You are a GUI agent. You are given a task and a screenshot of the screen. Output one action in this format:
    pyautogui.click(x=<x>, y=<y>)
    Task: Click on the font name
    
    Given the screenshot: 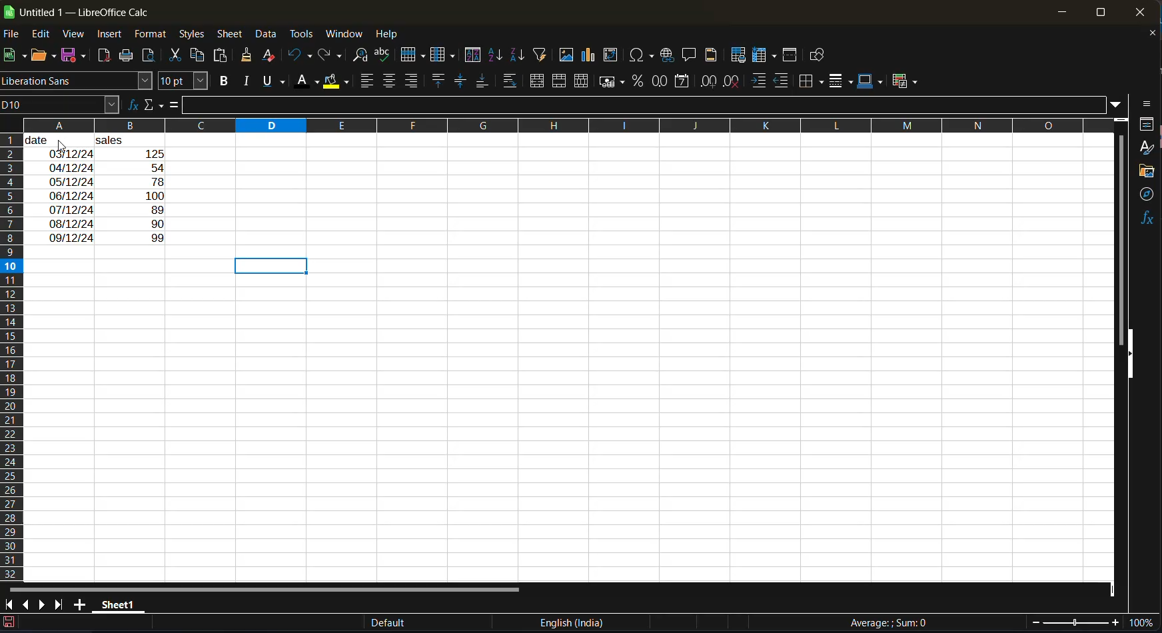 What is the action you would take?
    pyautogui.click(x=79, y=80)
    